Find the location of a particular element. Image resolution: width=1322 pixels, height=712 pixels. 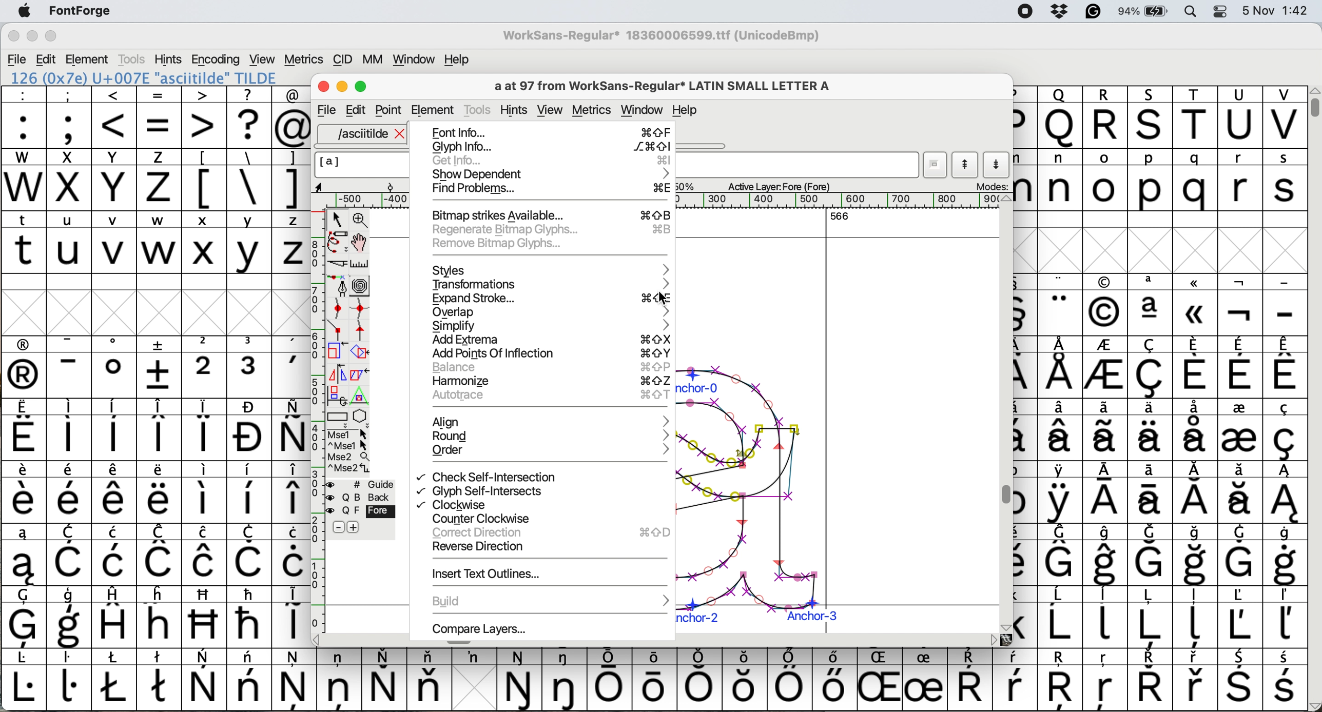

add a curve point is located at coordinates (338, 308).